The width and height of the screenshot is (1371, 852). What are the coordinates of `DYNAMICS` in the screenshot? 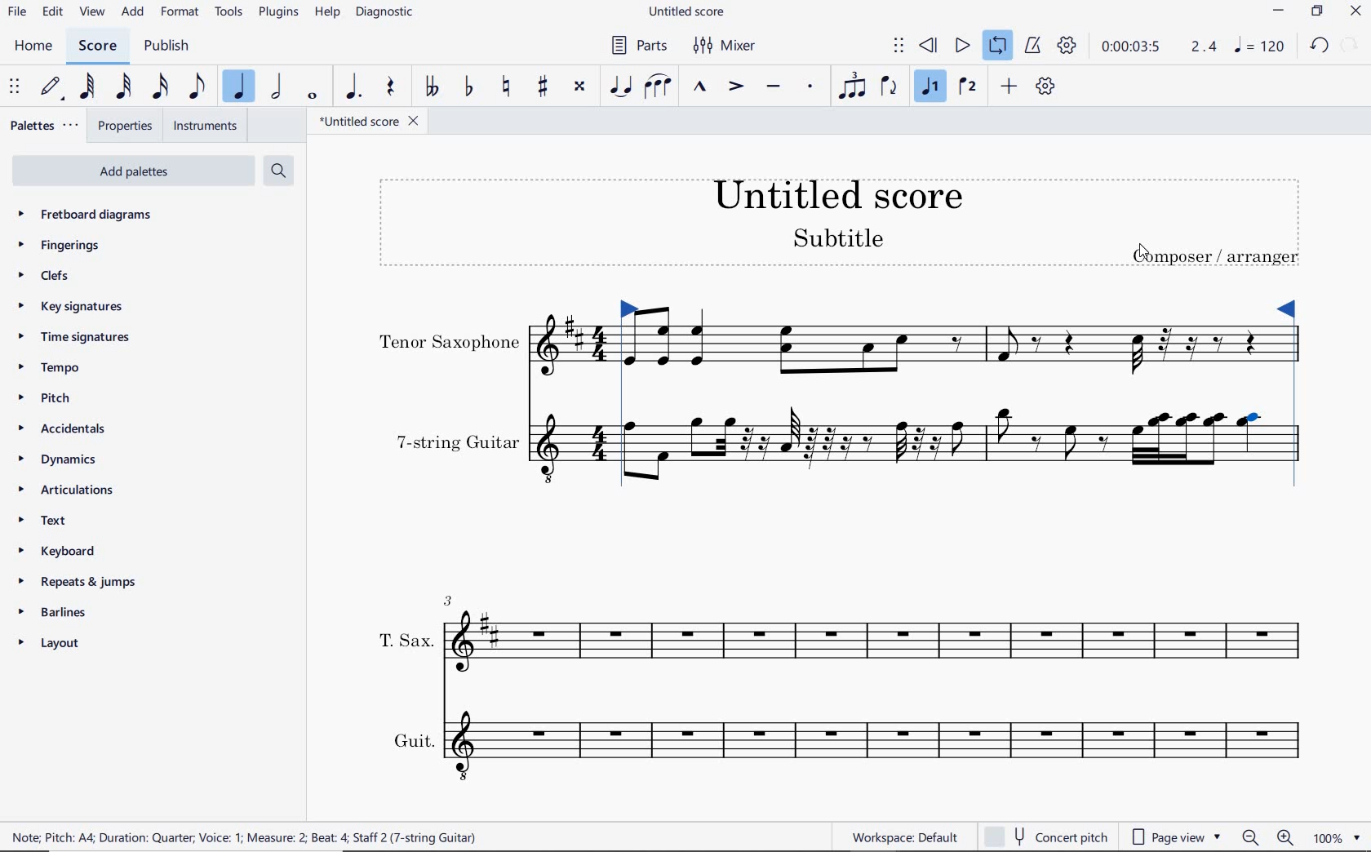 It's located at (54, 459).